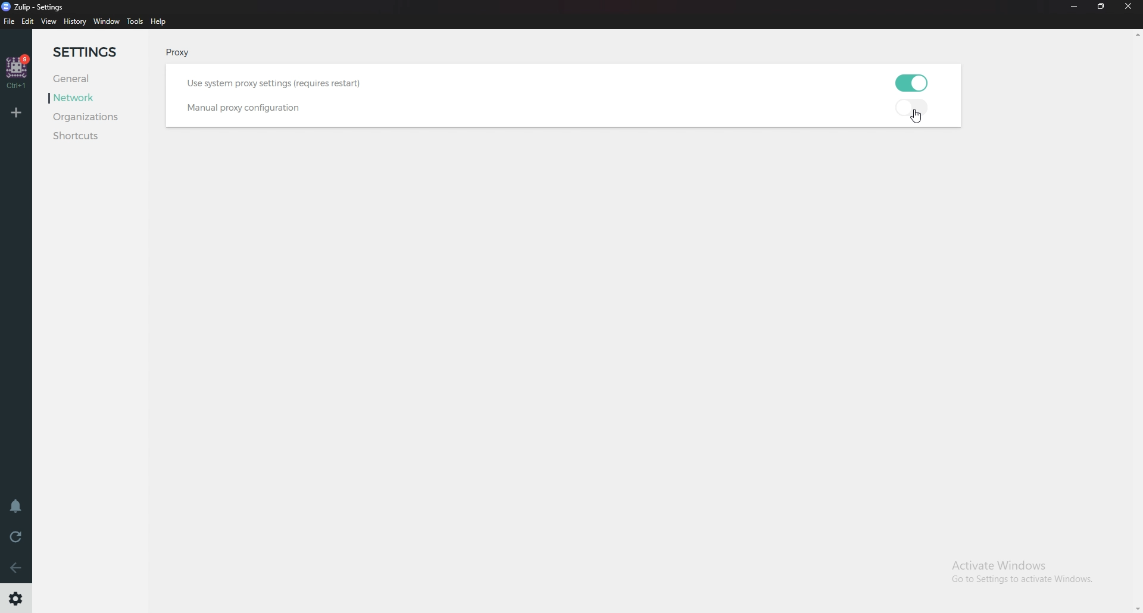 The height and width of the screenshot is (613, 1143). I want to click on Edit, so click(29, 22).